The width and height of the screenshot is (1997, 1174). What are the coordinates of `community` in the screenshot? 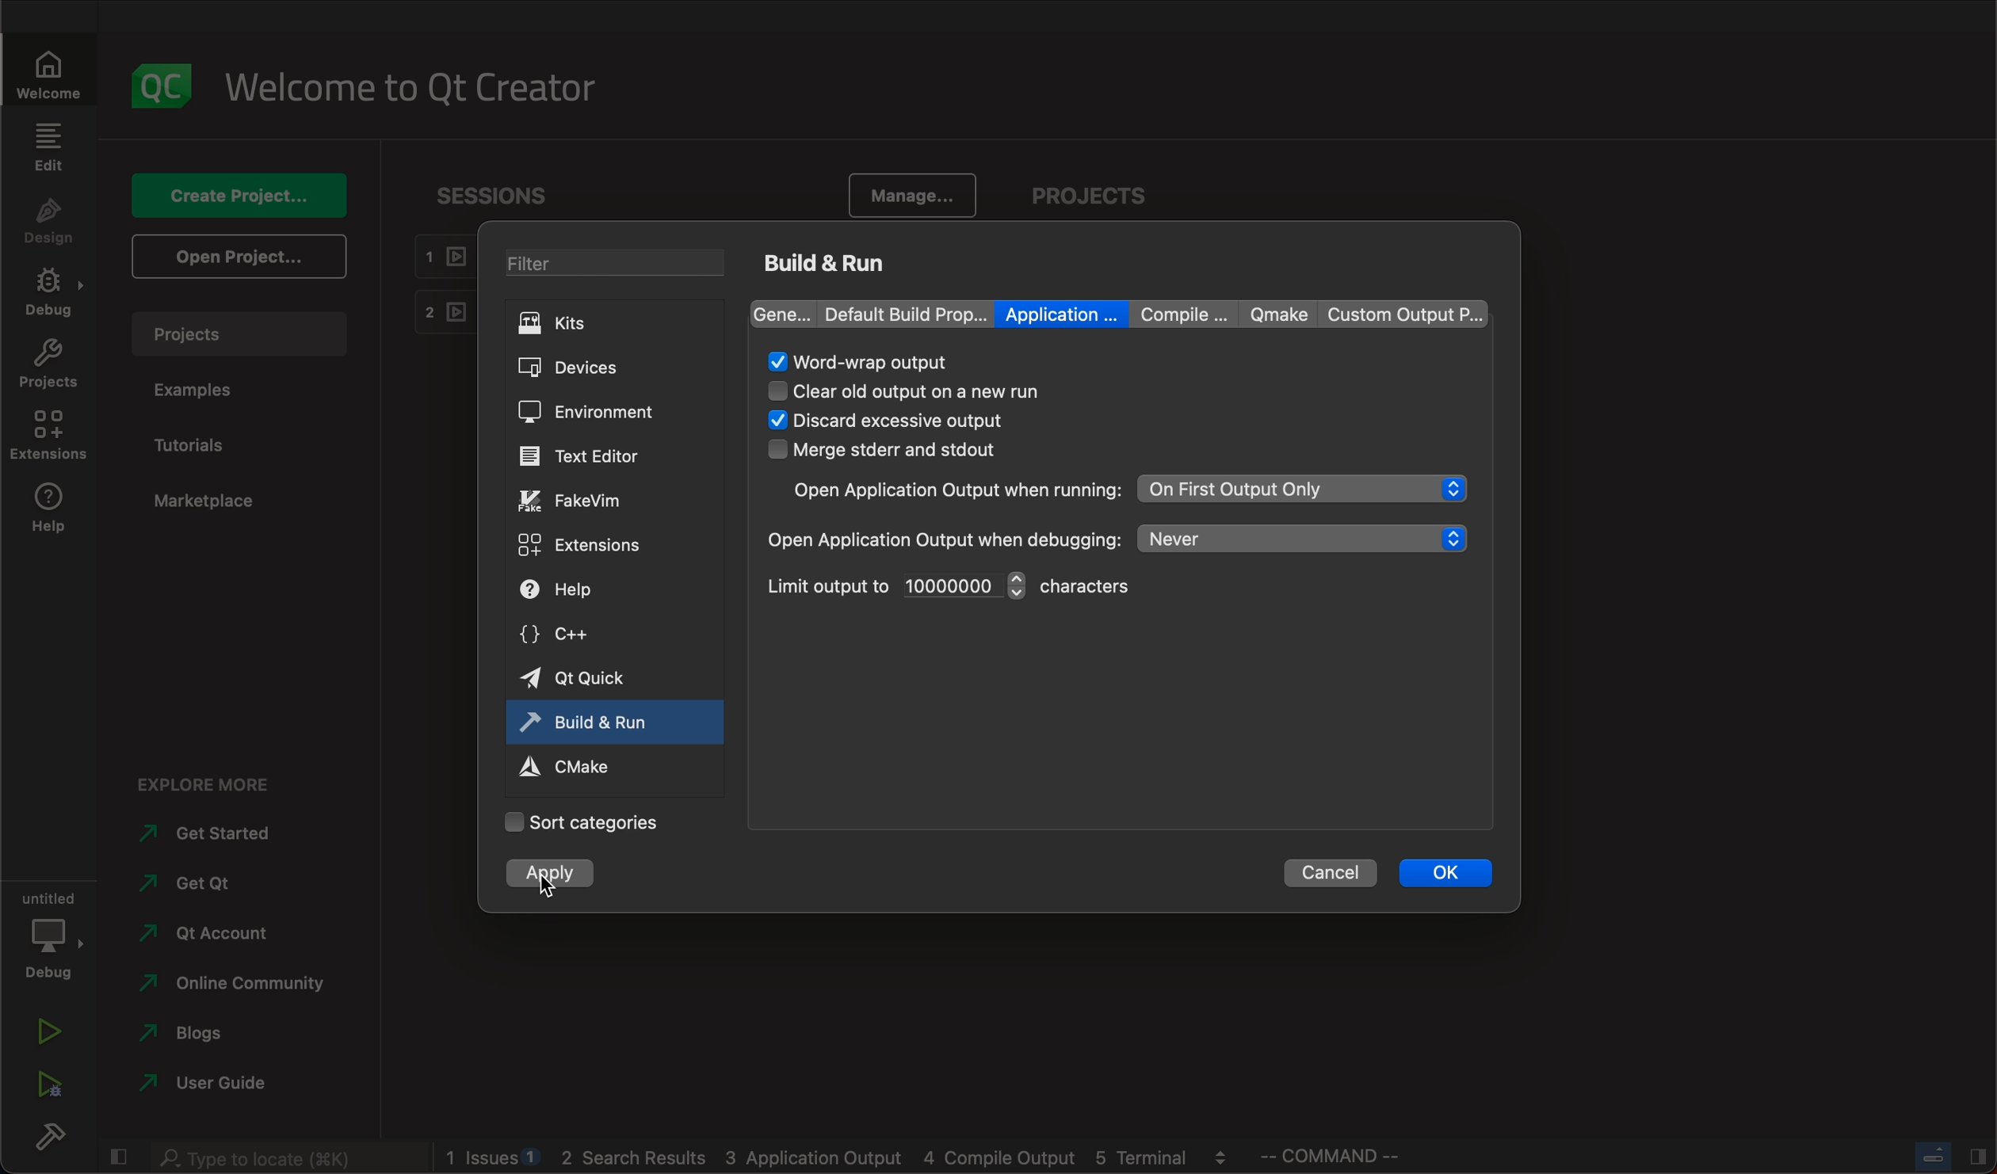 It's located at (227, 987).